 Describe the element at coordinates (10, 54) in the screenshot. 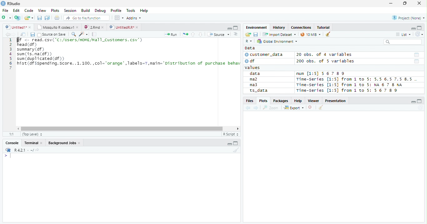

I see `Row Number` at that location.